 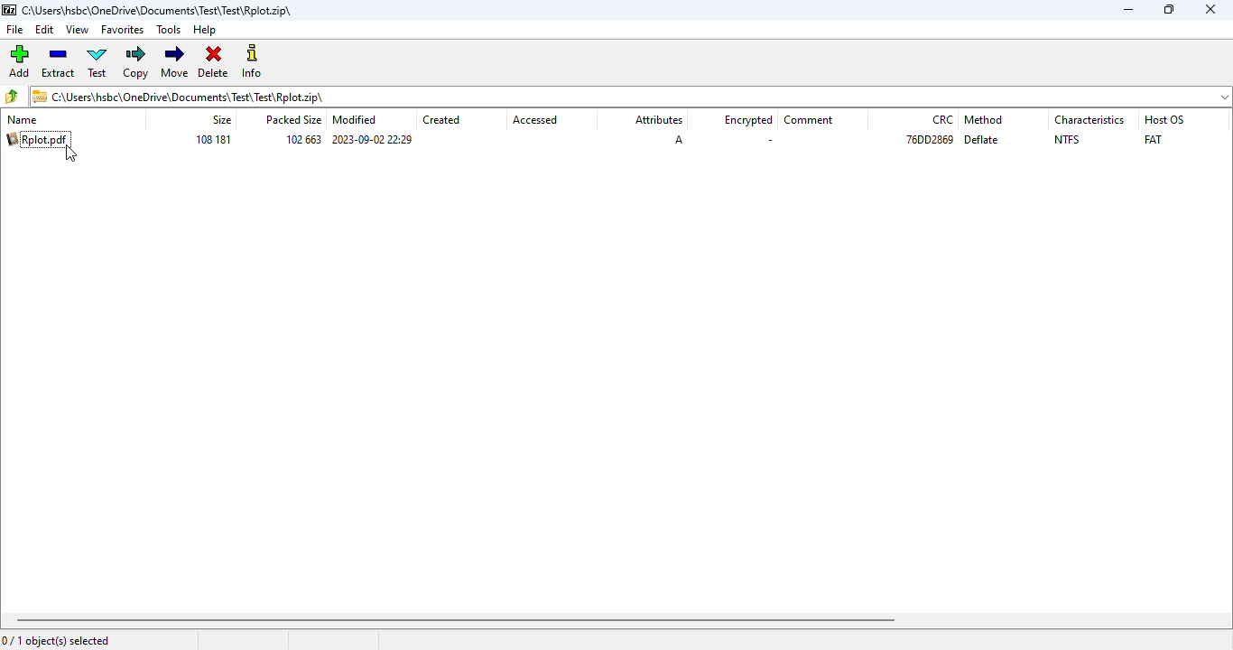 What do you see at coordinates (13, 96) in the screenshot?
I see `Browse folders` at bounding box center [13, 96].